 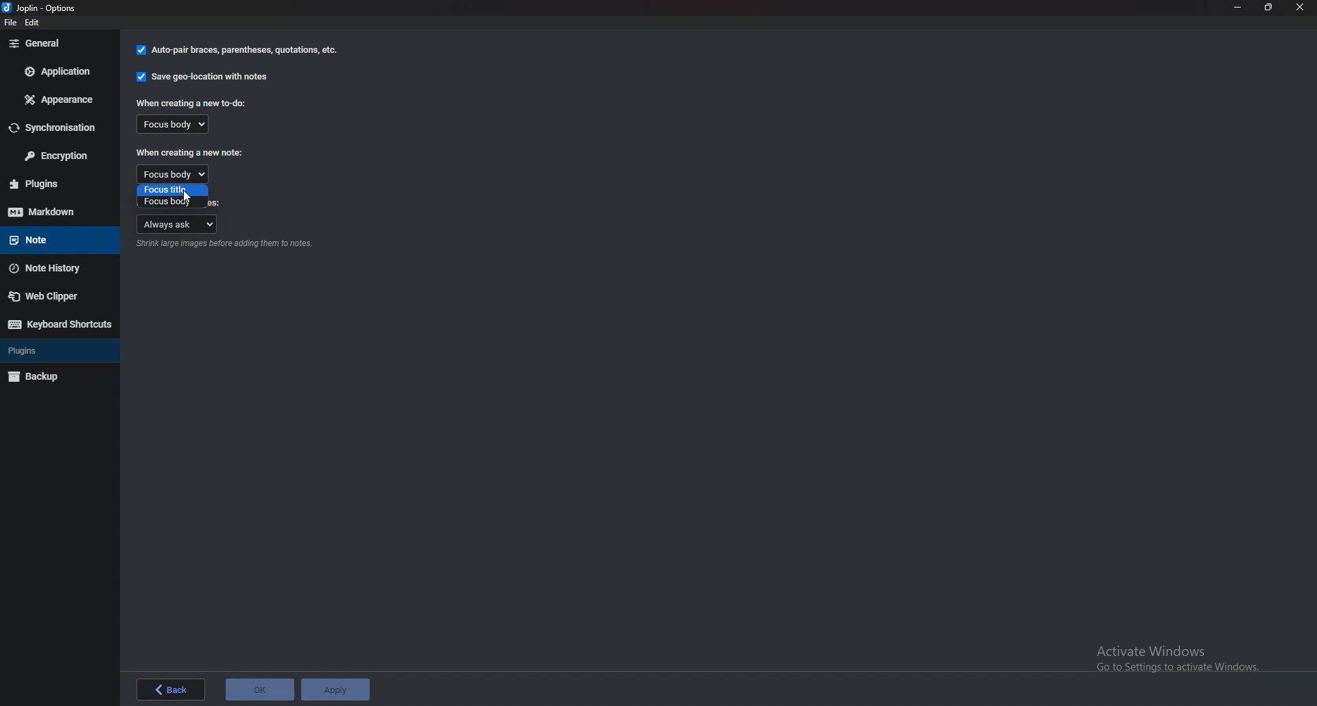 I want to click on Note history, so click(x=54, y=268).